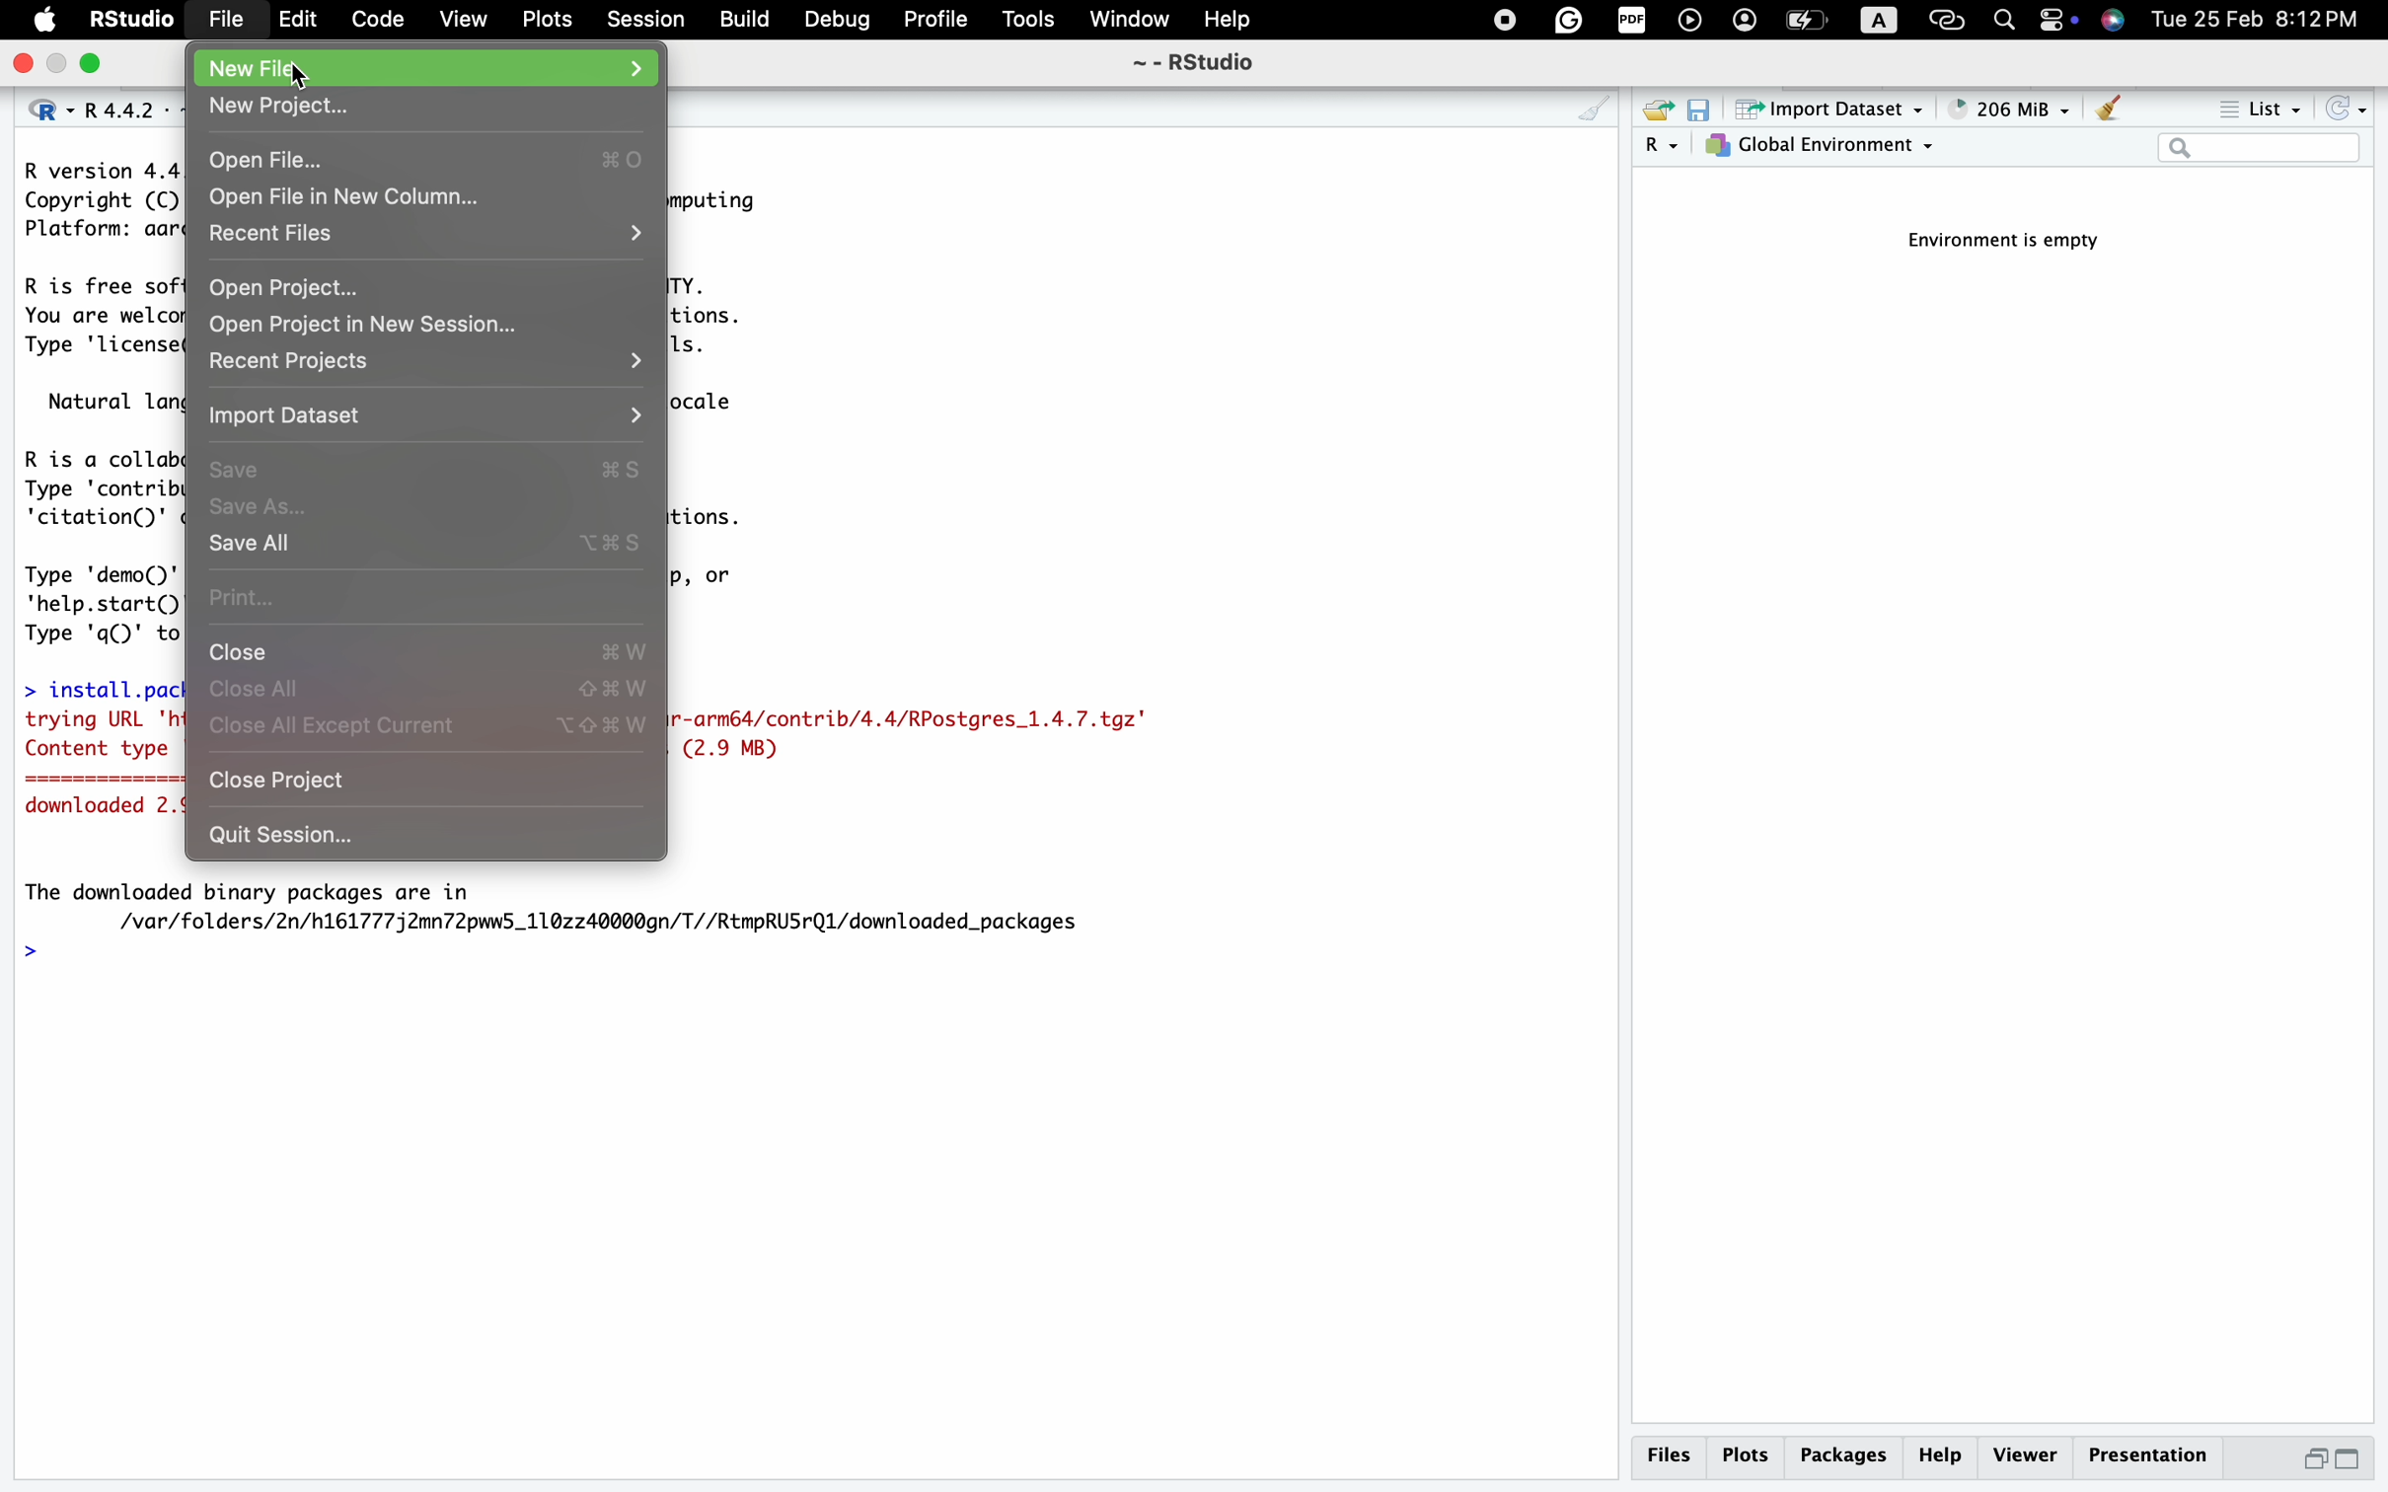  What do you see at coordinates (430, 413) in the screenshot?
I see `import dataset` at bounding box center [430, 413].